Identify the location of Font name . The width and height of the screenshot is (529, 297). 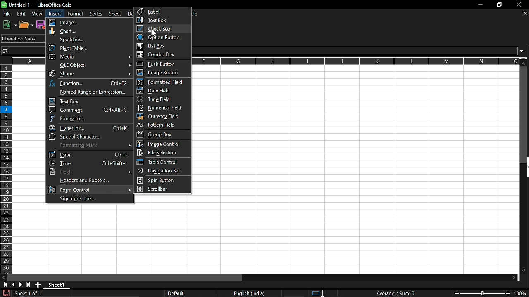
(22, 38).